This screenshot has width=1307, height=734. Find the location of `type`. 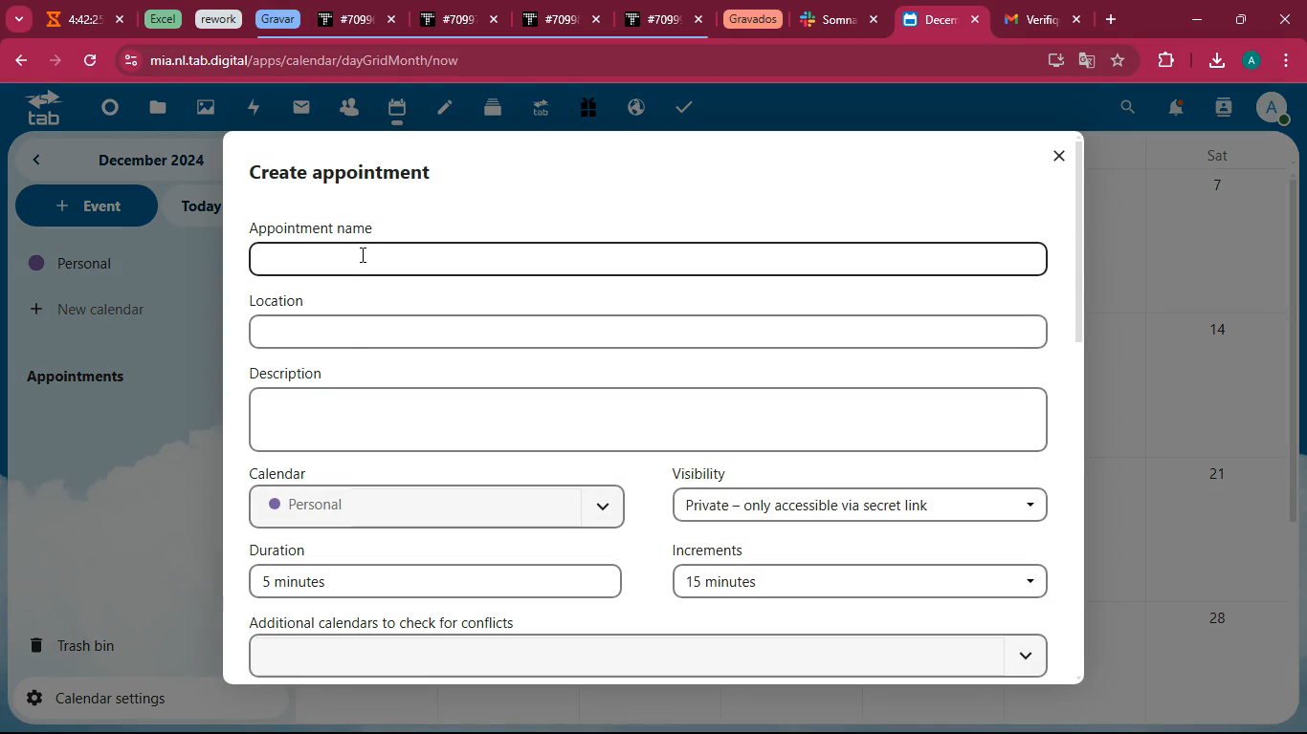

type is located at coordinates (653, 420).